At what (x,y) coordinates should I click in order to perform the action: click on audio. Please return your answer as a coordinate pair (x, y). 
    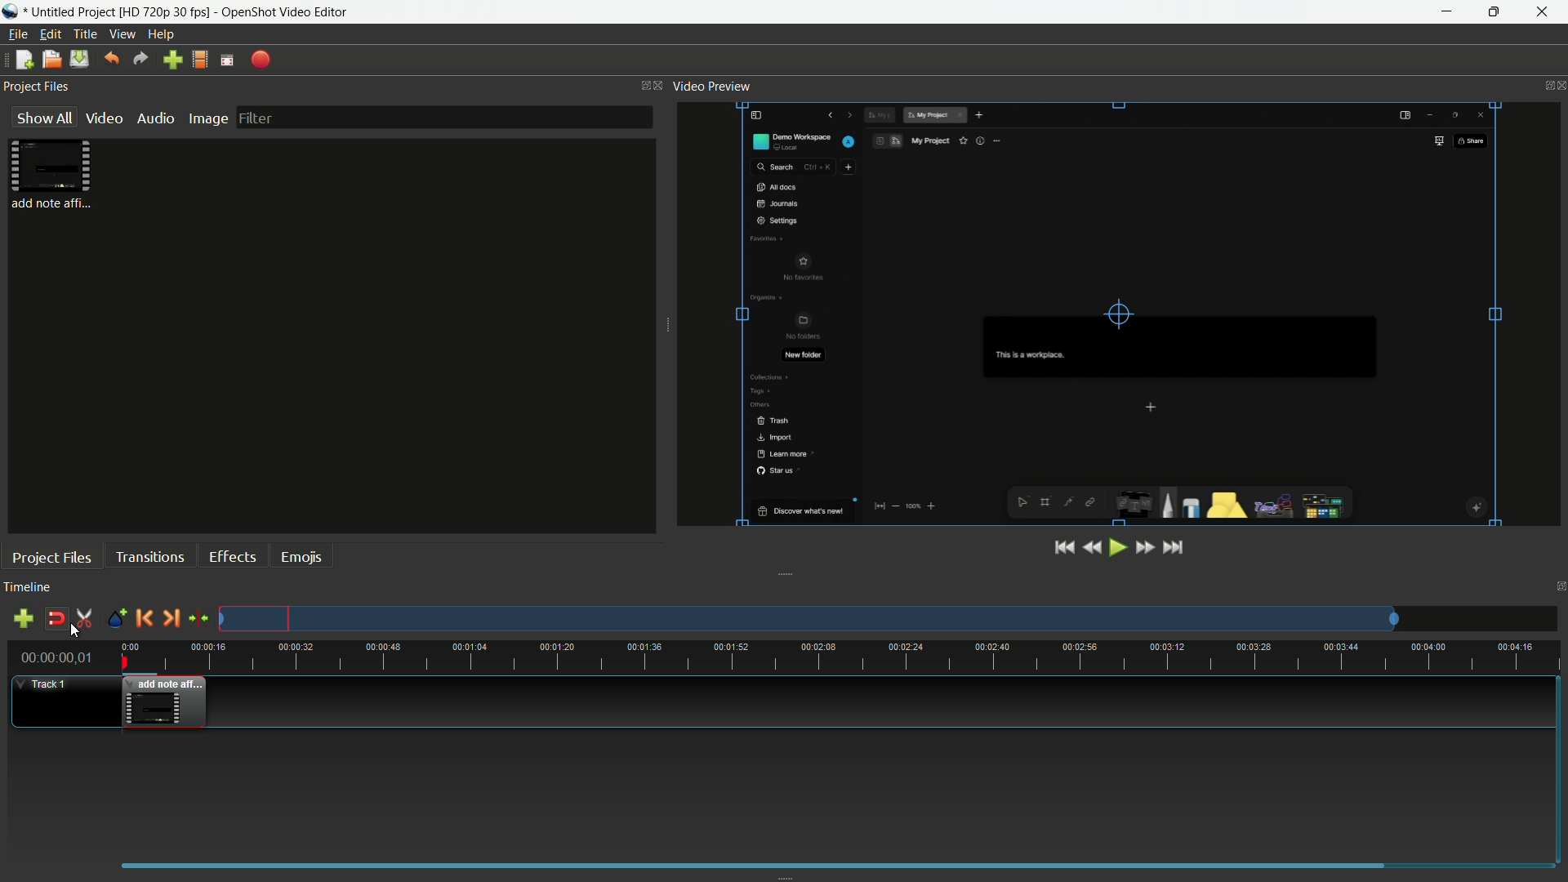
    Looking at the image, I should click on (154, 119).